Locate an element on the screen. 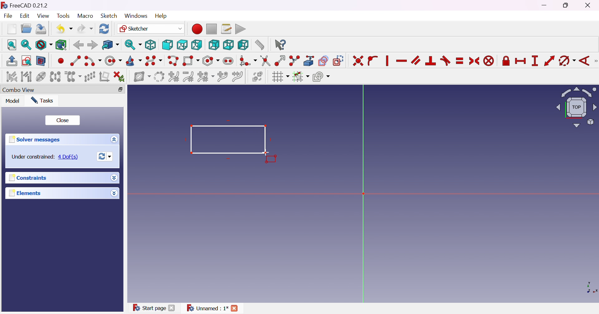 The width and height of the screenshot is (599, 314). More options is located at coordinates (116, 139).